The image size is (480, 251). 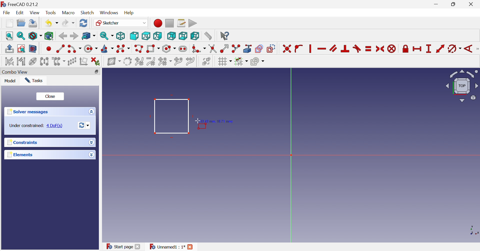 What do you see at coordinates (217, 122) in the screenshot?
I see `(-53.43 mm, 18.71 mm)` at bounding box center [217, 122].